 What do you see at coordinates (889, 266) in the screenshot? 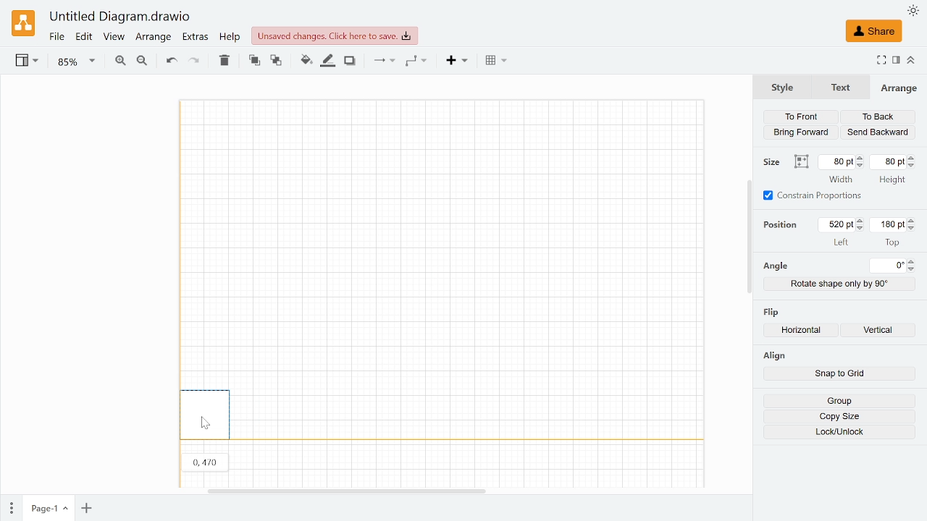
I see `Current angle` at bounding box center [889, 266].